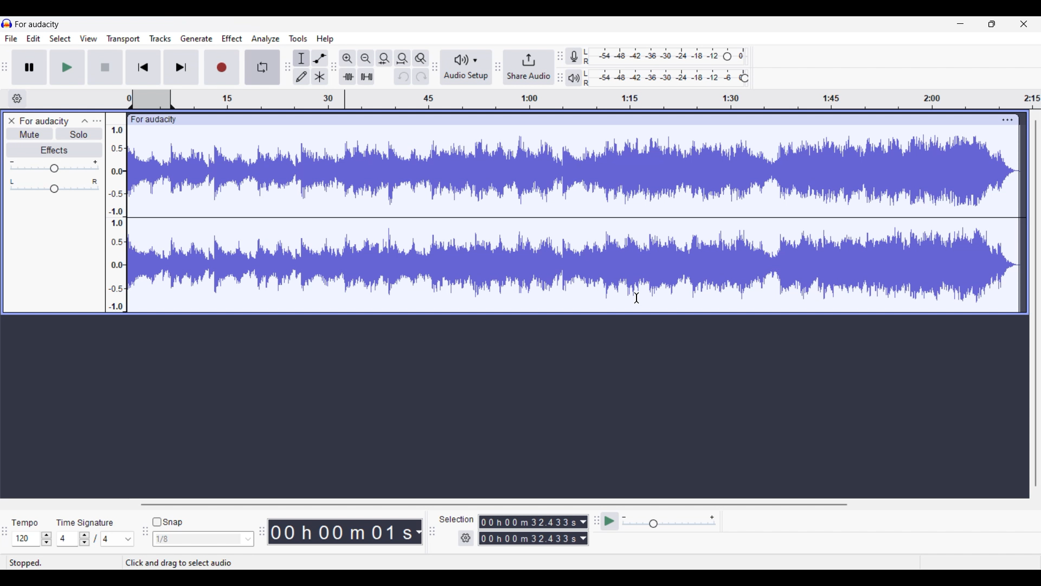 This screenshot has height=586, width=1041. What do you see at coordinates (421, 58) in the screenshot?
I see `Zoom toggle` at bounding box center [421, 58].